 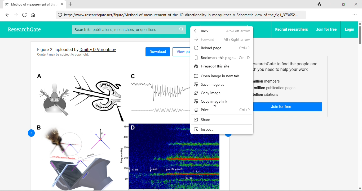 What do you see at coordinates (33, 15) in the screenshot?
I see `home` at bounding box center [33, 15].